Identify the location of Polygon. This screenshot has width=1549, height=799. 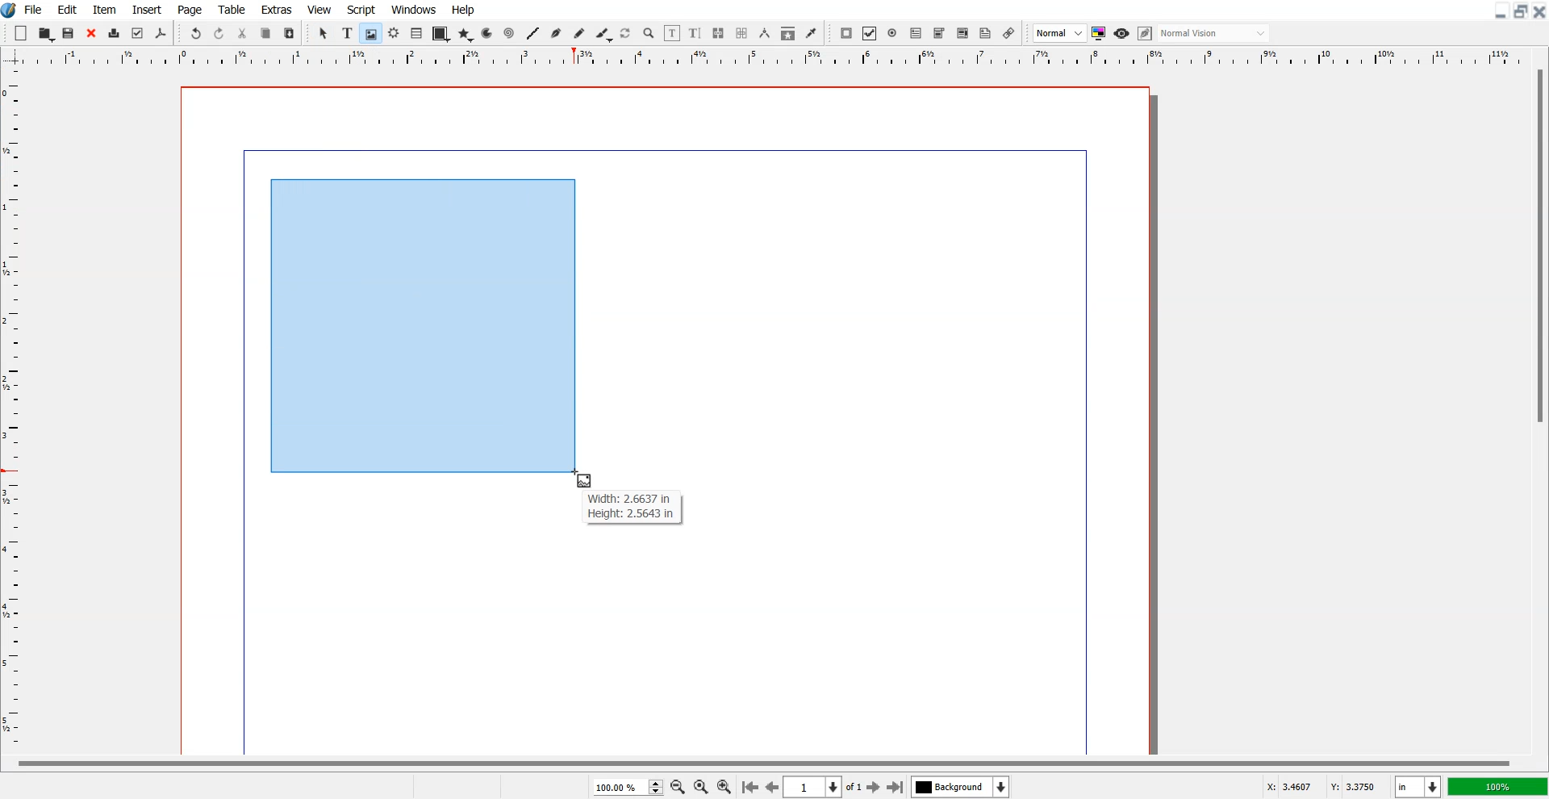
(466, 36).